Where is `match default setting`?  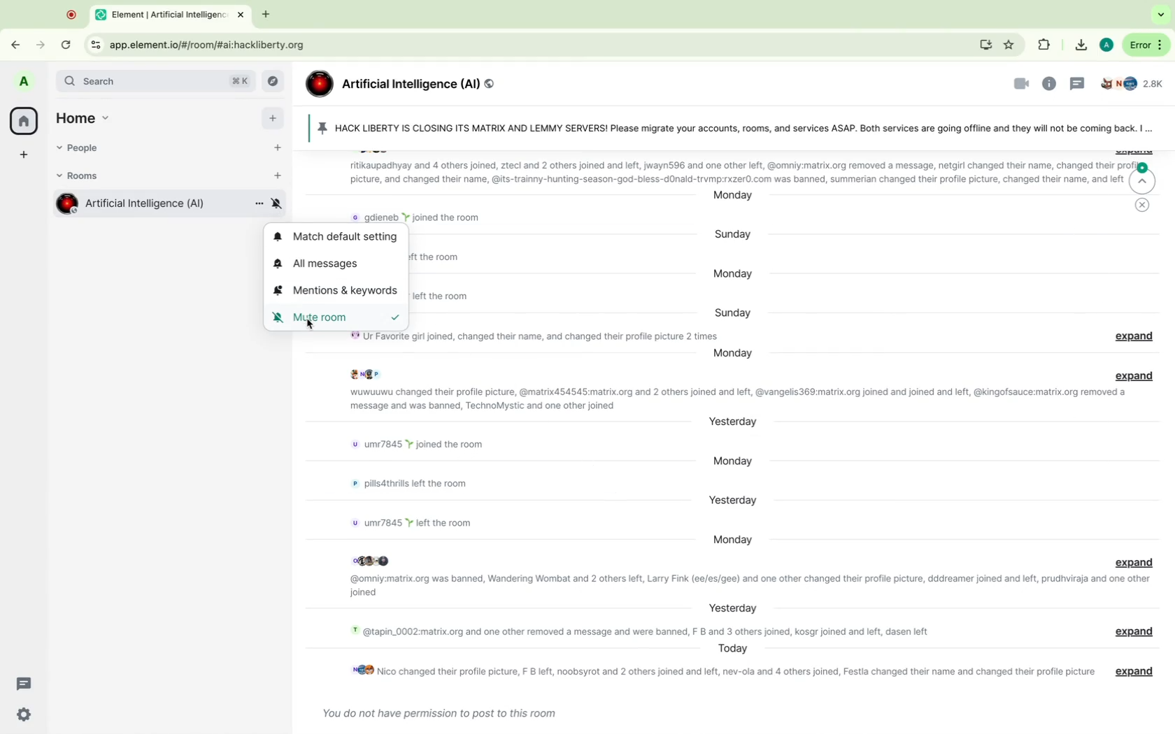 match default setting is located at coordinates (338, 237).